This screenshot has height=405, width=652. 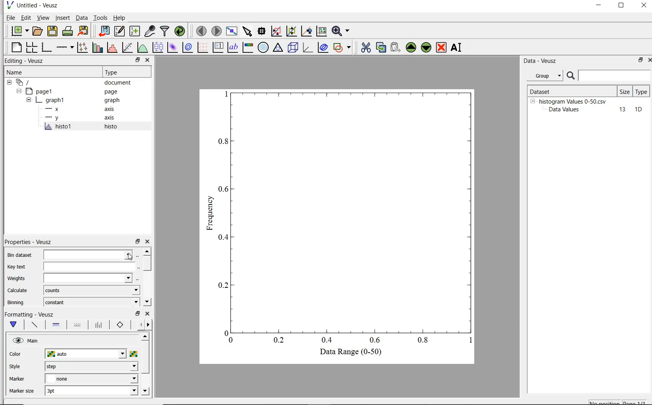 I want to click on fill over, so click(x=76, y=325).